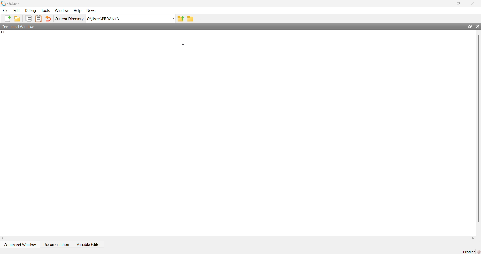 The height and width of the screenshot is (254, 481). I want to click on open in separate window, so click(470, 26).